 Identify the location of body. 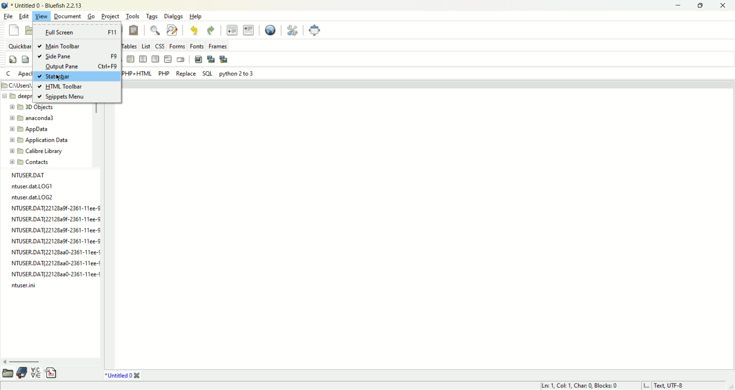
(26, 59).